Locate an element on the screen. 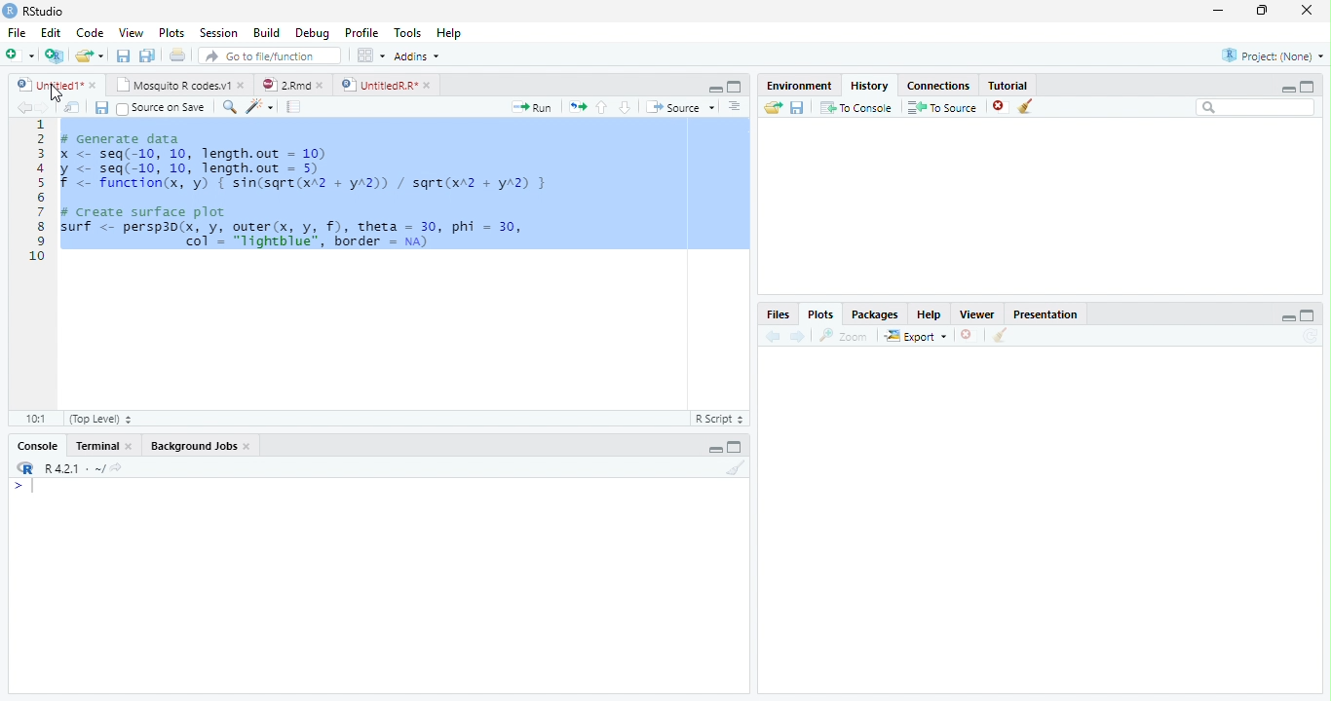 The width and height of the screenshot is (1331, 701). 2.Rmd is located at coordinates (285, 84).